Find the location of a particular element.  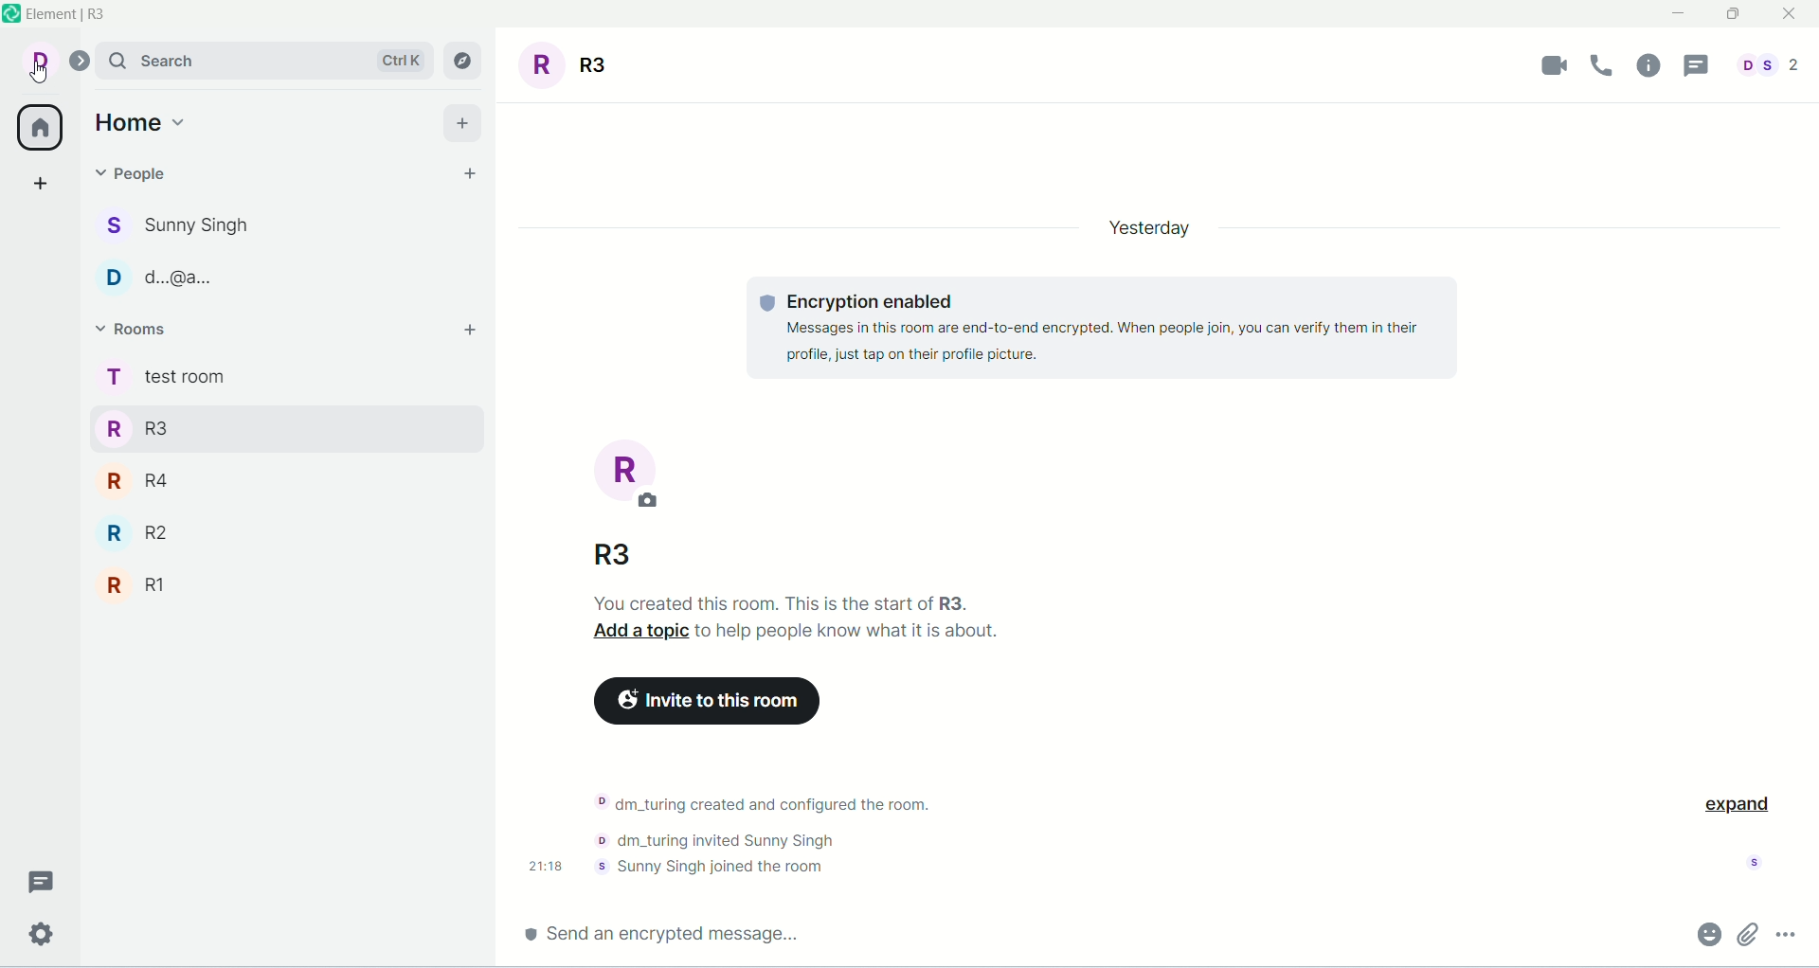

room is located at coordinates (629, 475).